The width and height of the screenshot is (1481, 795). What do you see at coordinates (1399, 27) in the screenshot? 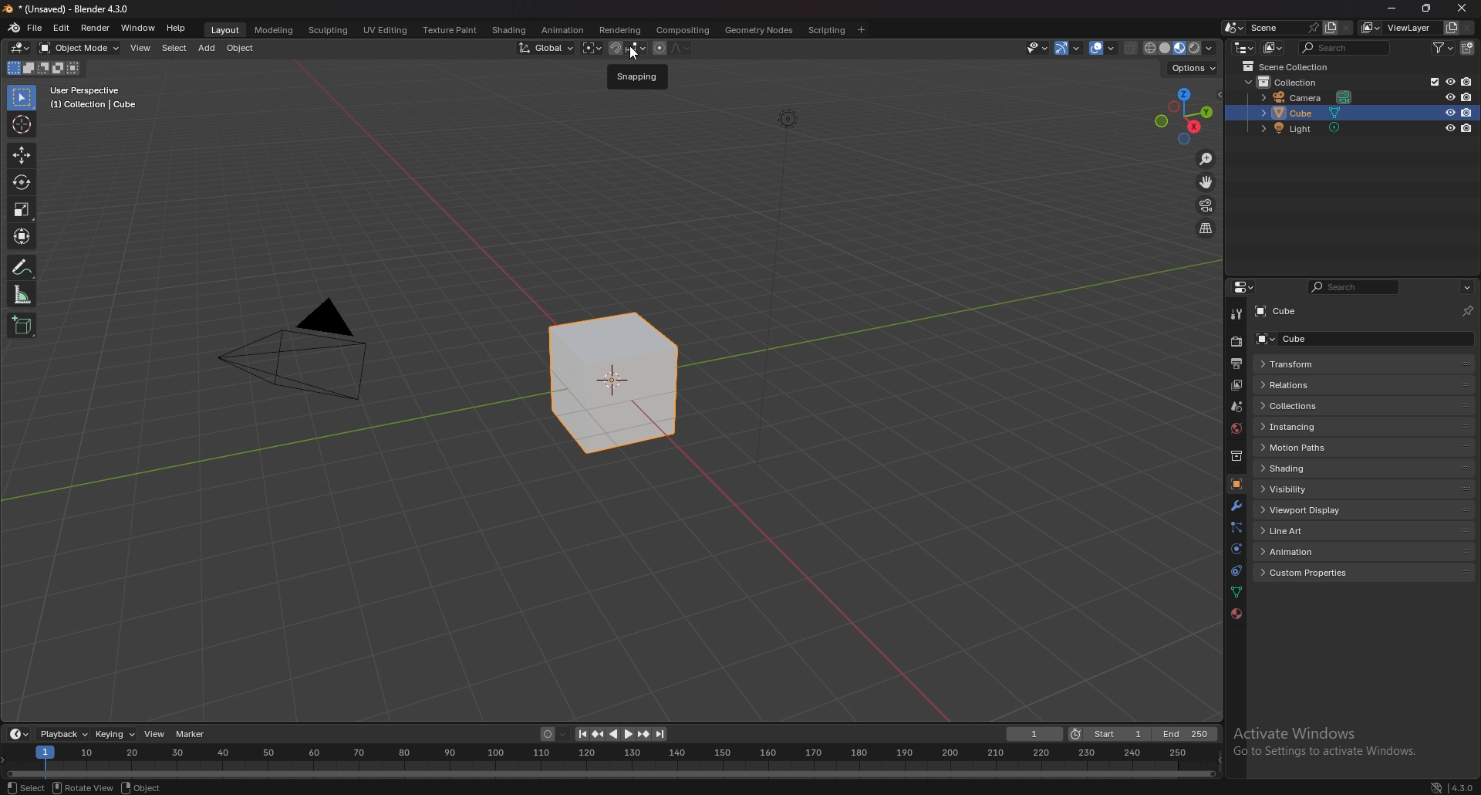
I see `view layer` at bounding box center [1399, 27].